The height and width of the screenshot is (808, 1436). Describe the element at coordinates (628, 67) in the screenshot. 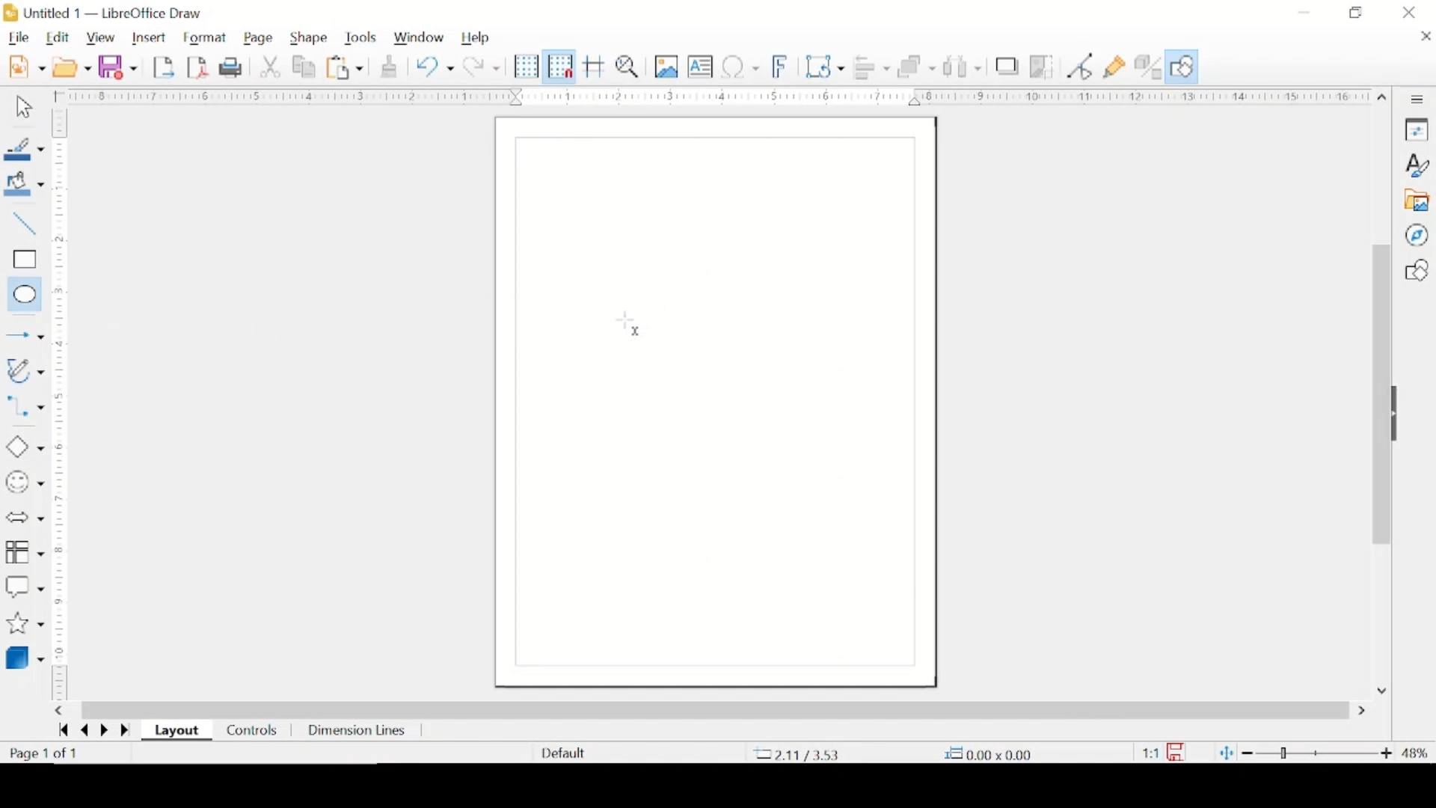

I see `zoom and pan` at that location.